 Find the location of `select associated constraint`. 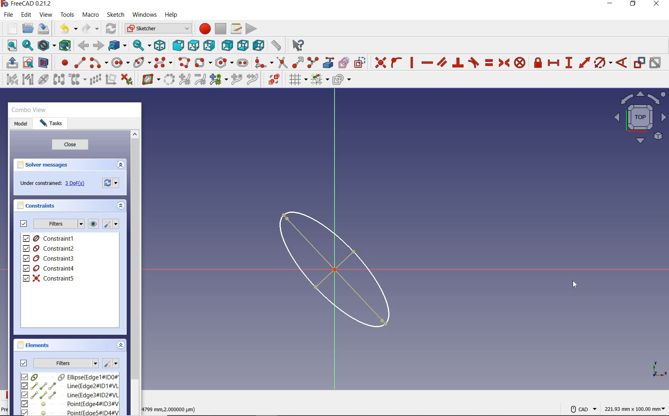

select associated constraint is located at coordinates (10, 79).